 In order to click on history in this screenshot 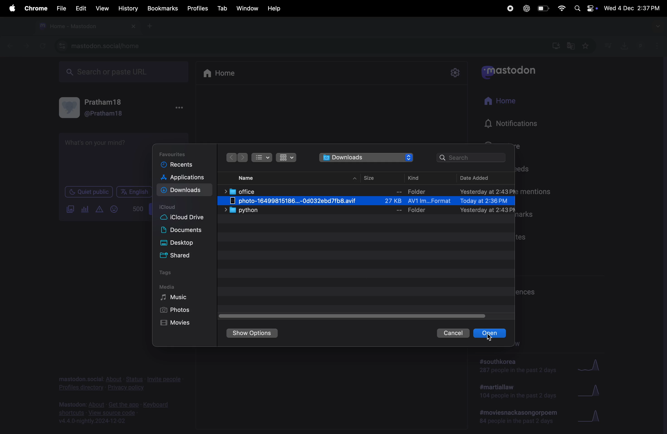, I will do `click(129, 8)`.